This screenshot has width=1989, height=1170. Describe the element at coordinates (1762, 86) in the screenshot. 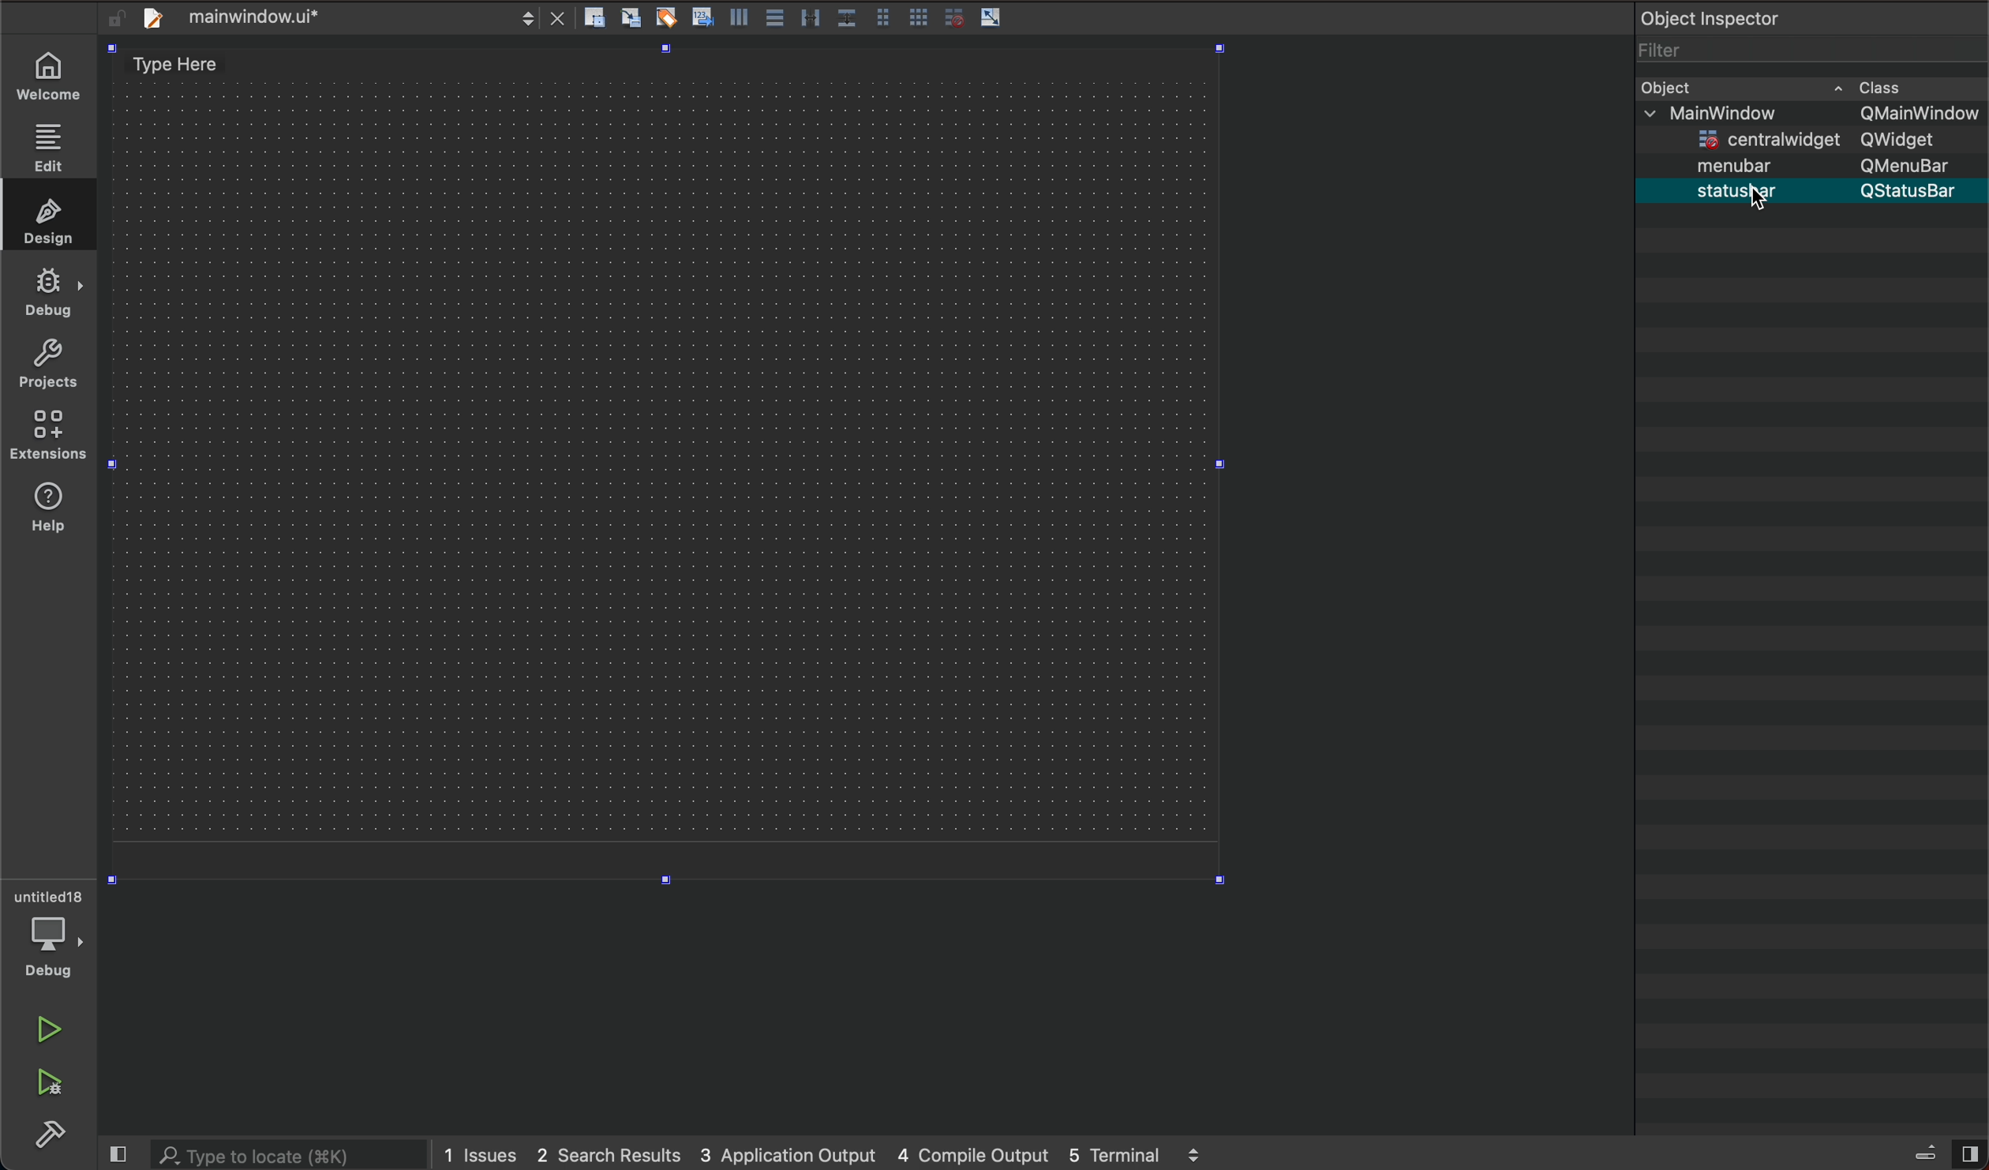

I see `bject cass` at that location.